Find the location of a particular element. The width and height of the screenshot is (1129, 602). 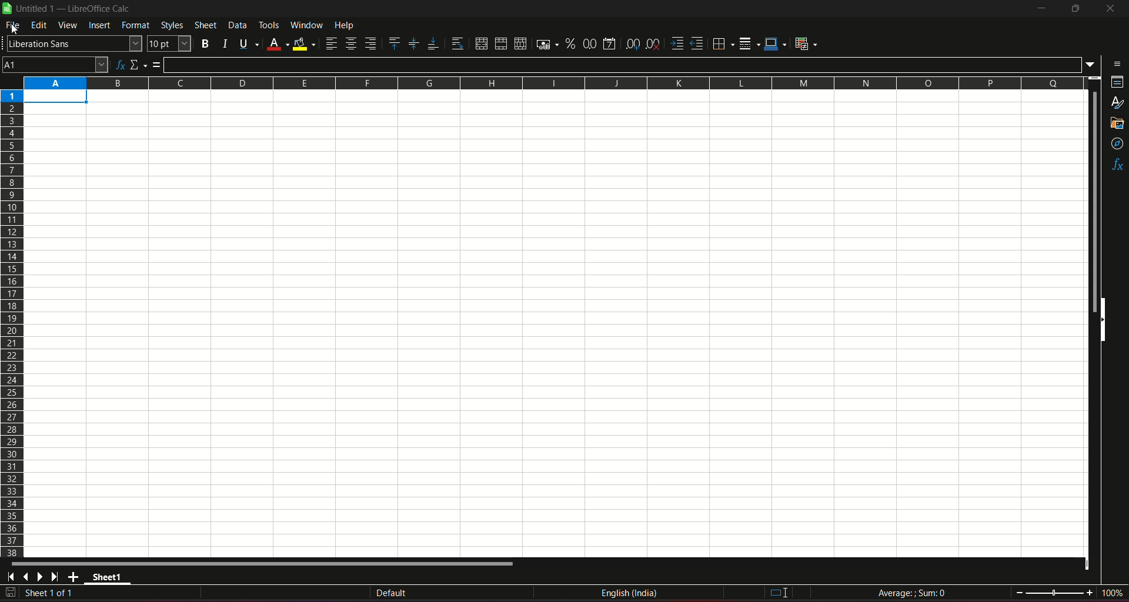

libreoffice calc logo is located at coordinates (7, 9).